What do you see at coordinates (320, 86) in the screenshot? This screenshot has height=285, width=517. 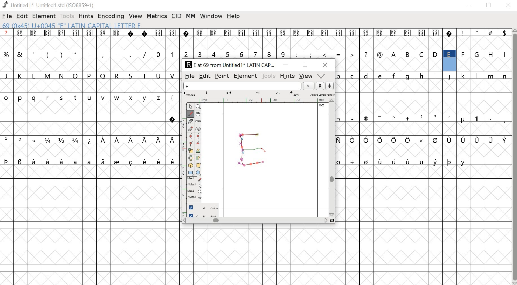 I see `up` at bounding box center [320, 86].